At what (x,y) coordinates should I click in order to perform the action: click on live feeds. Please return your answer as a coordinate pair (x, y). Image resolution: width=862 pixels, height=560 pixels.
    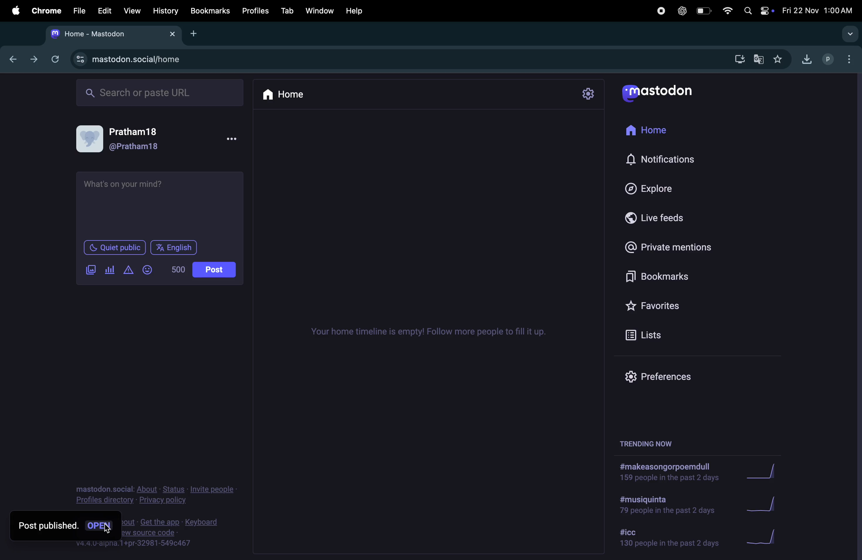
    Looking at the image, I should click on (668, 218).